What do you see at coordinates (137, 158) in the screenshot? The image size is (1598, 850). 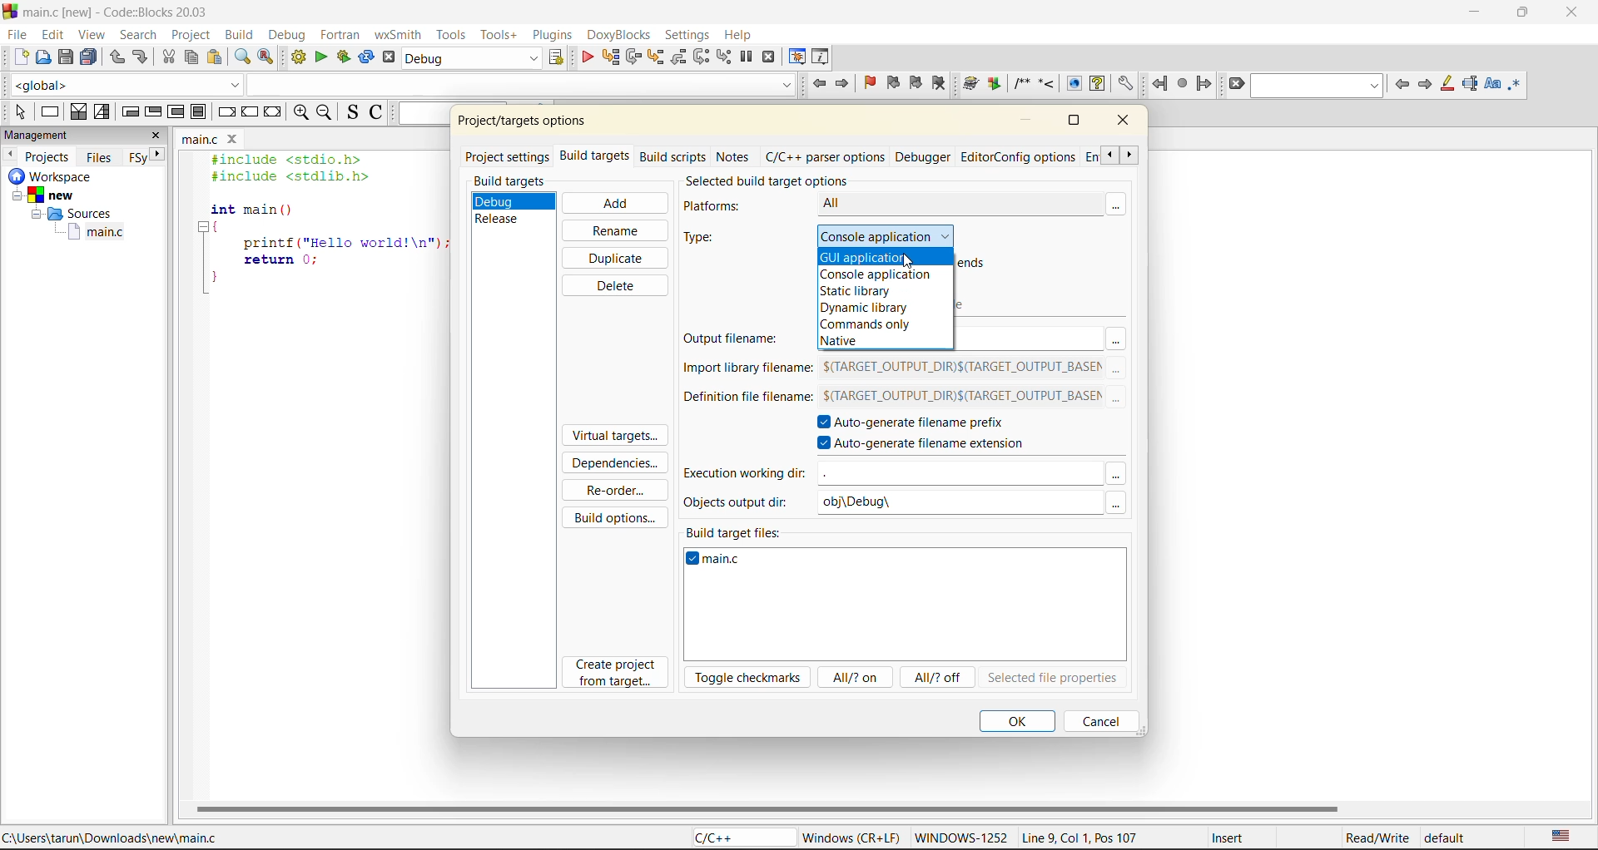 I see `` at bounding box center [137, 158].